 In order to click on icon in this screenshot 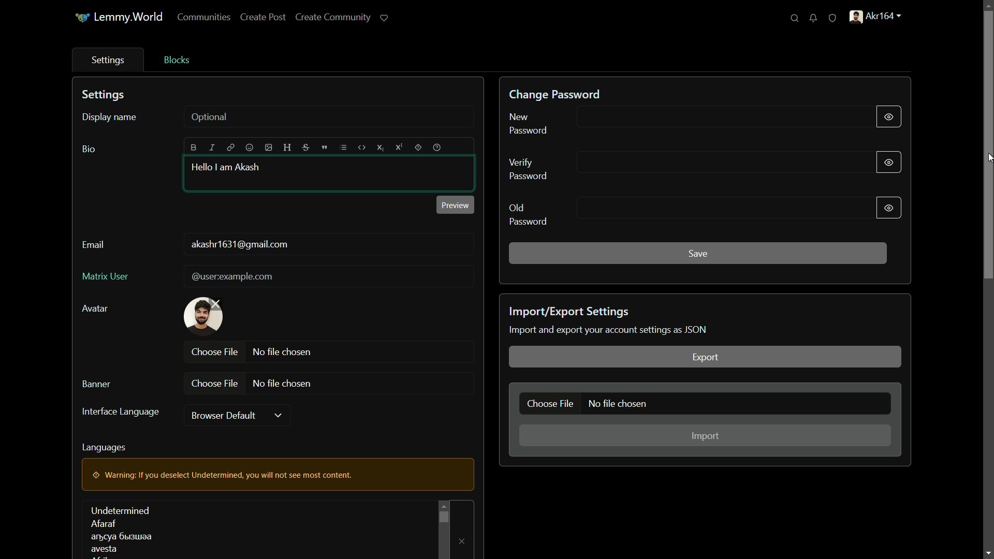, I will do `click(82, 18)`.